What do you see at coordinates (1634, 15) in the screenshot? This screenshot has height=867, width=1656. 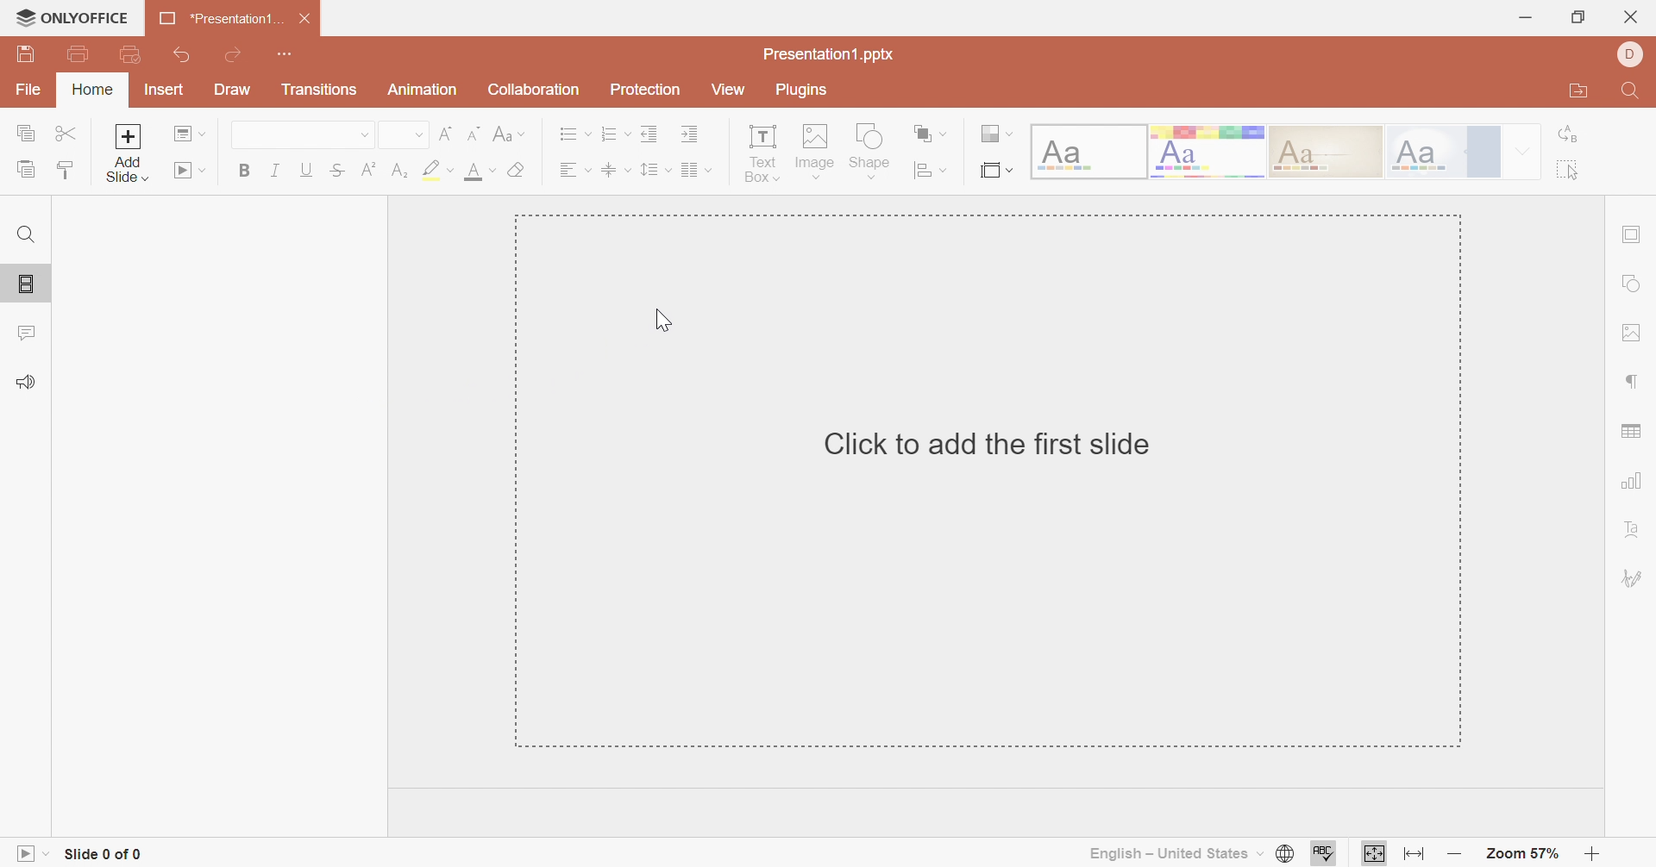 I see `close` at bounding box center [1634, 15].